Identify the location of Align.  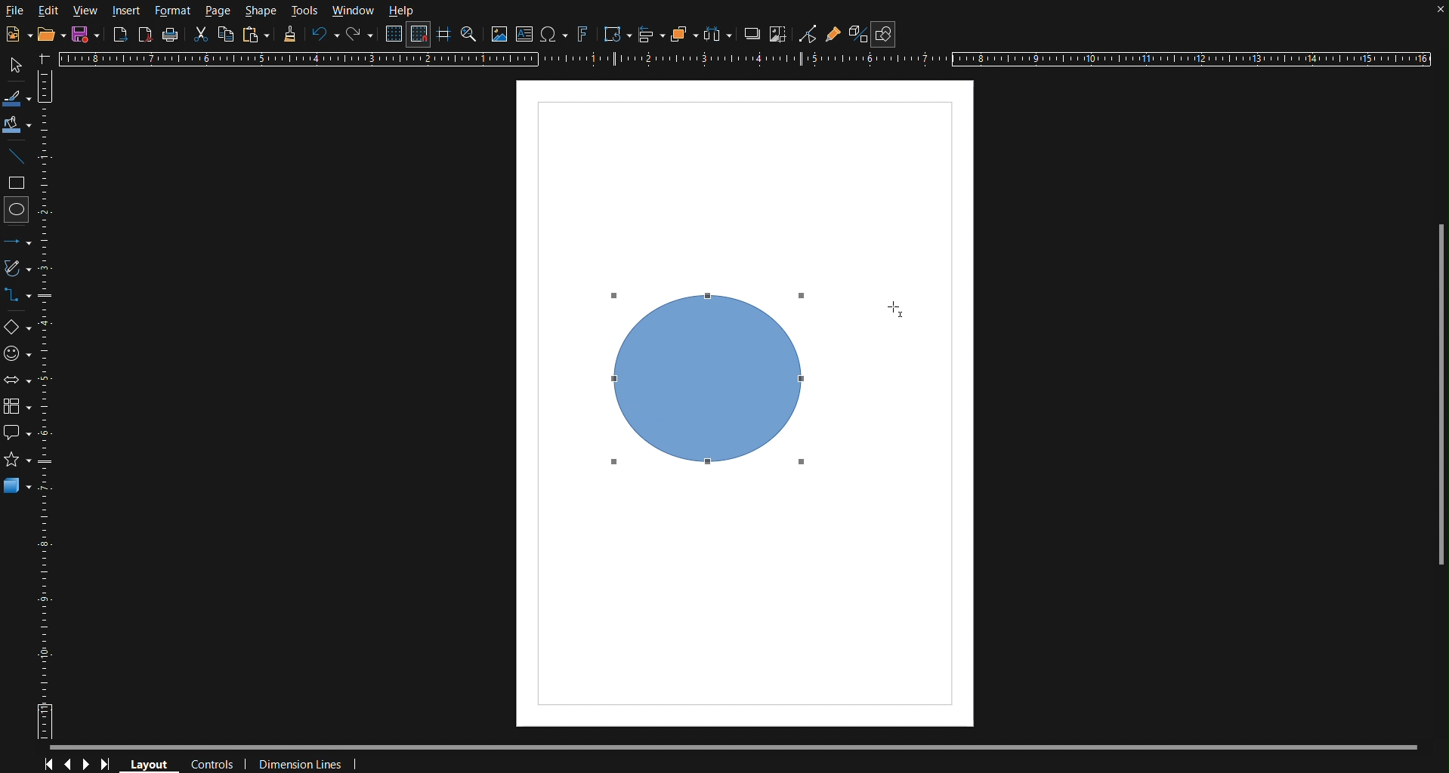
(650, 34).